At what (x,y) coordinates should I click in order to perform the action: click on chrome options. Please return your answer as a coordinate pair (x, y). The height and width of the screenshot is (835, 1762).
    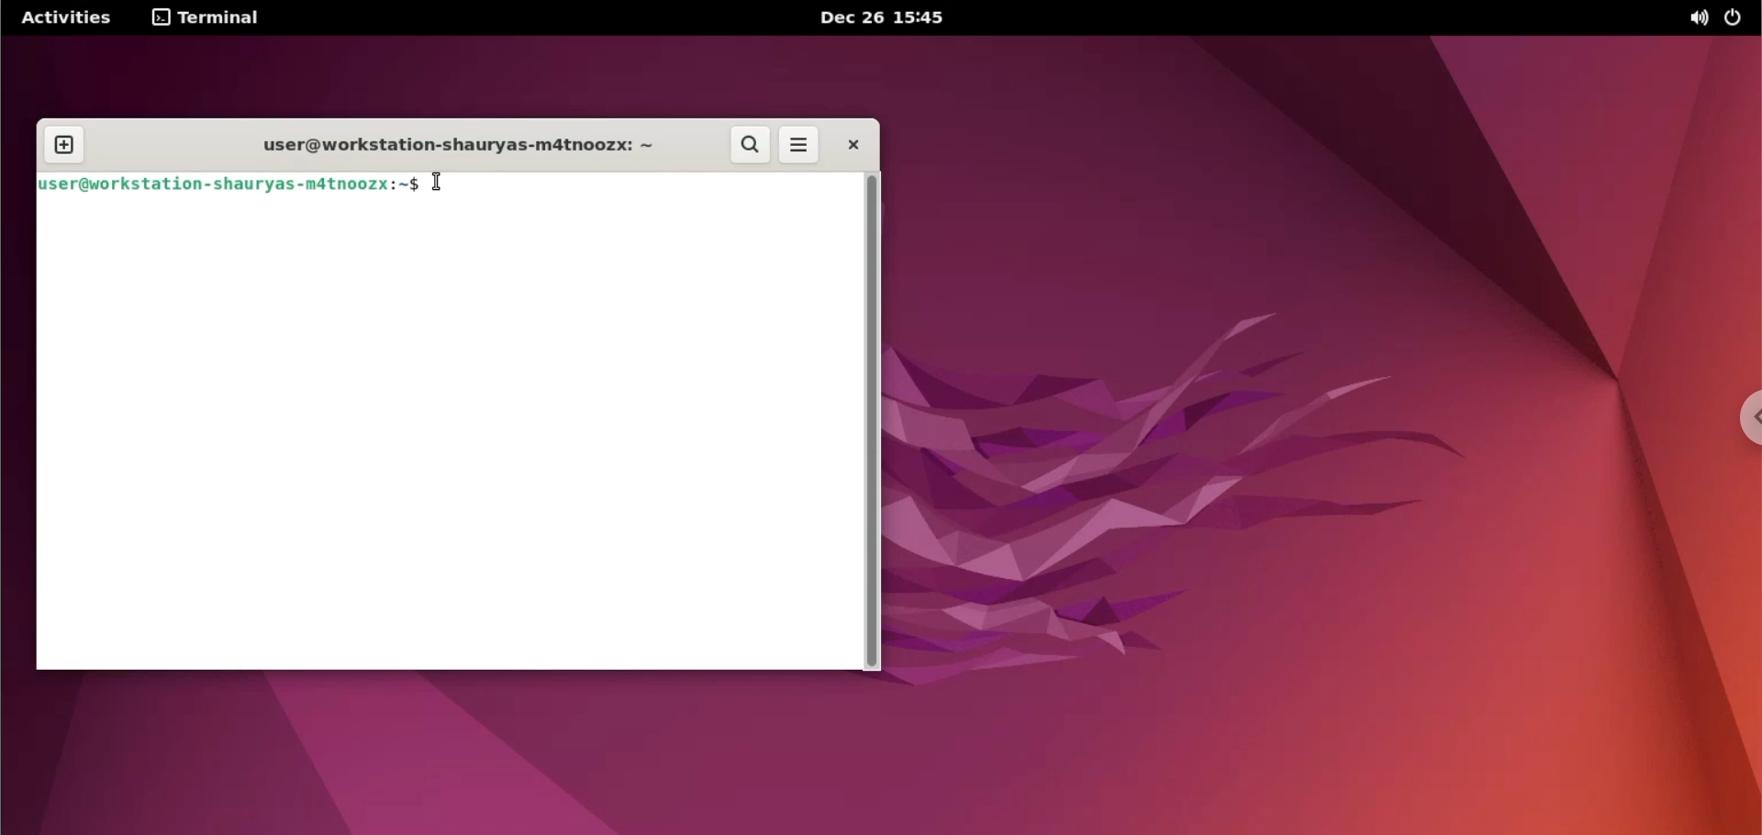
    Looking at the image, I should click on (1746, 417).